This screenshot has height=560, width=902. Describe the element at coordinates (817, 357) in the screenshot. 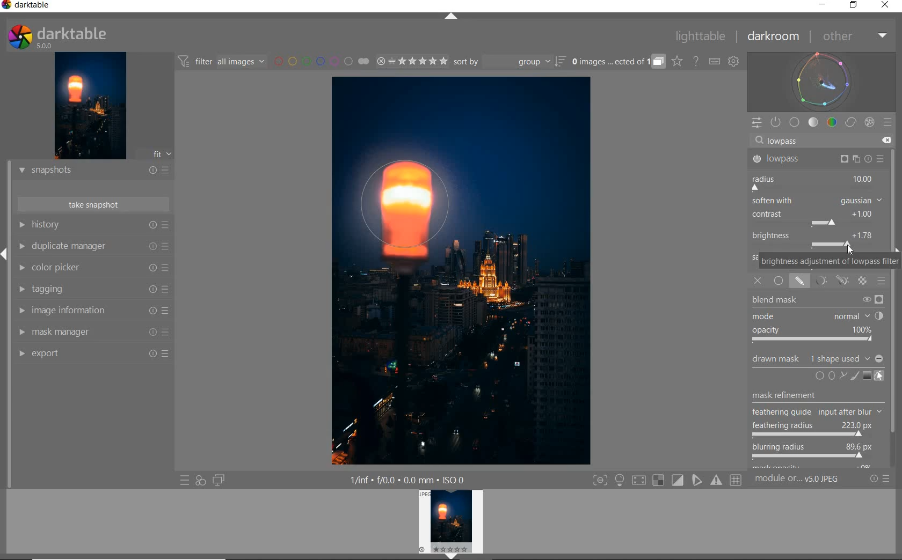

I see `DRAWN AMSK` at that location.